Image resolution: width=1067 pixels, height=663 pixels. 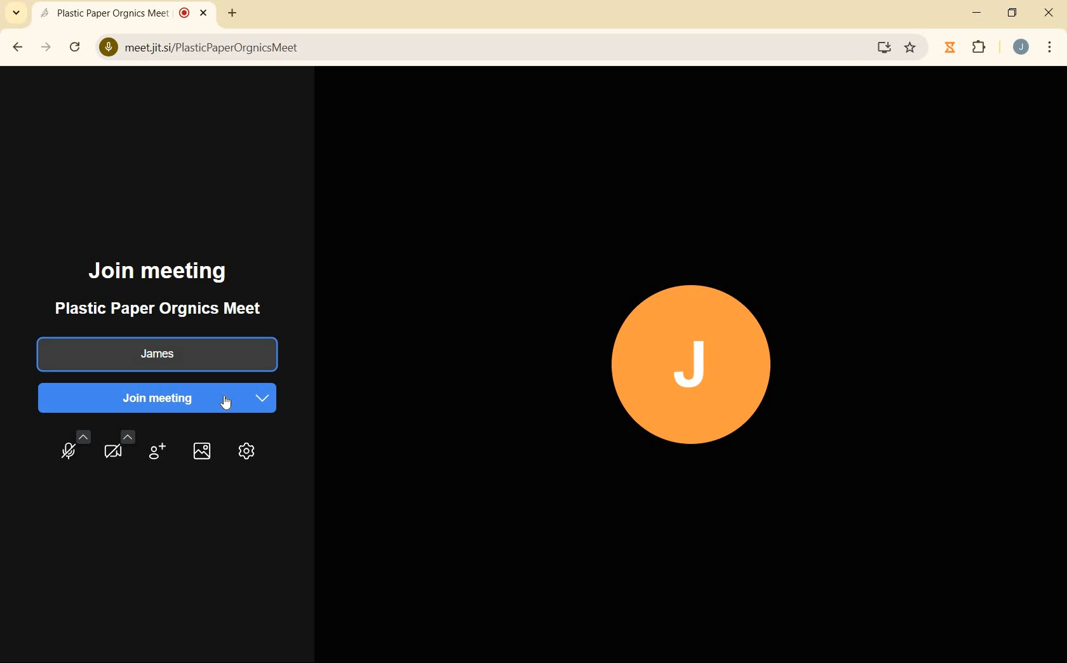 What do you see at coordinates (885, 50) in the screenshot?
I see `install` at bounding box center [885, 50].